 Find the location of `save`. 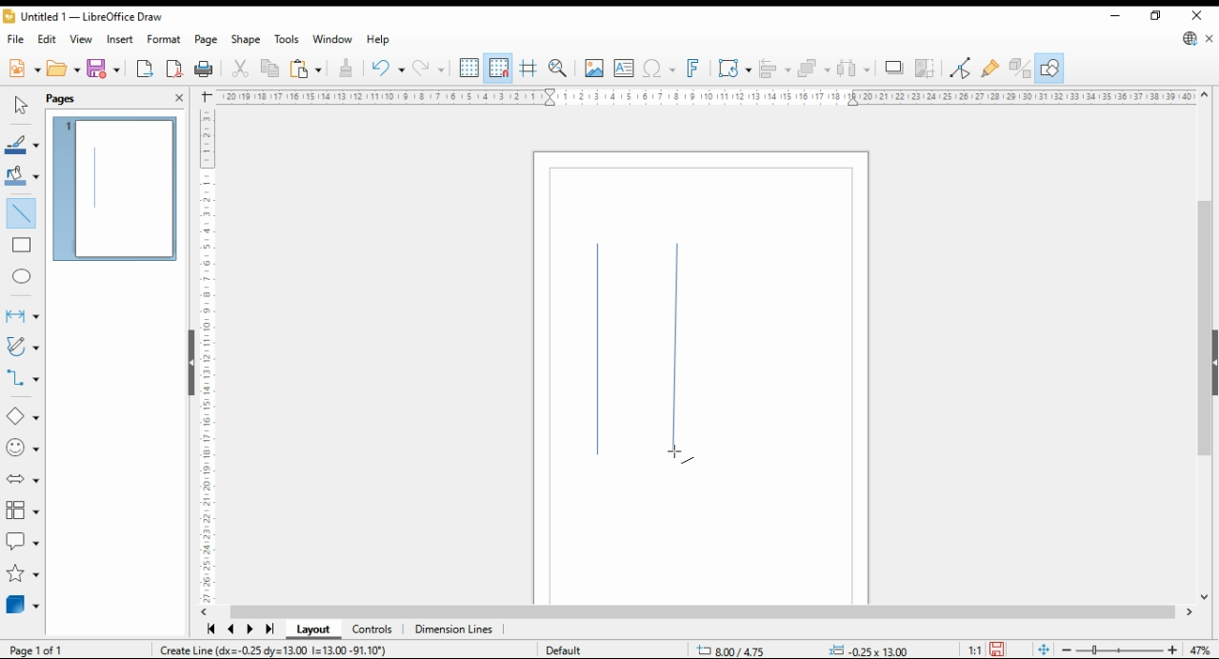

save is located at coordinates (999, 649).